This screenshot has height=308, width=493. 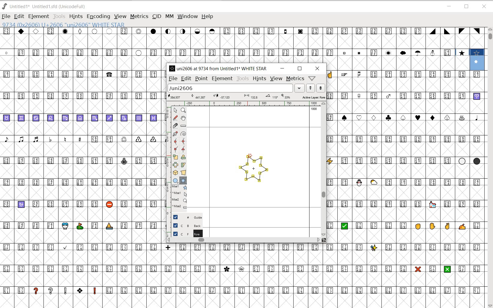 What do you see at coordinates (120, 17) in the screenshot?
I see `VIEW` at bounding box center [120, 17].